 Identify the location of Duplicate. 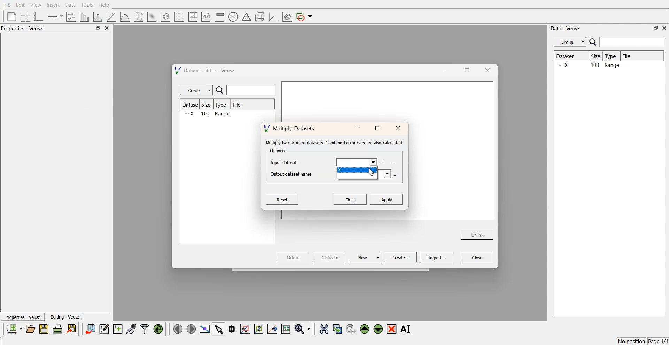
(329, 258).